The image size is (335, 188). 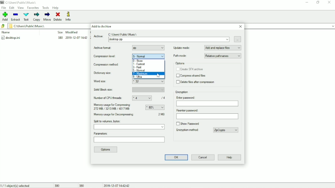 What do you see at coordinates (20, 2) in the screenshot?
I see `Location` at bounding box center [20, 2].